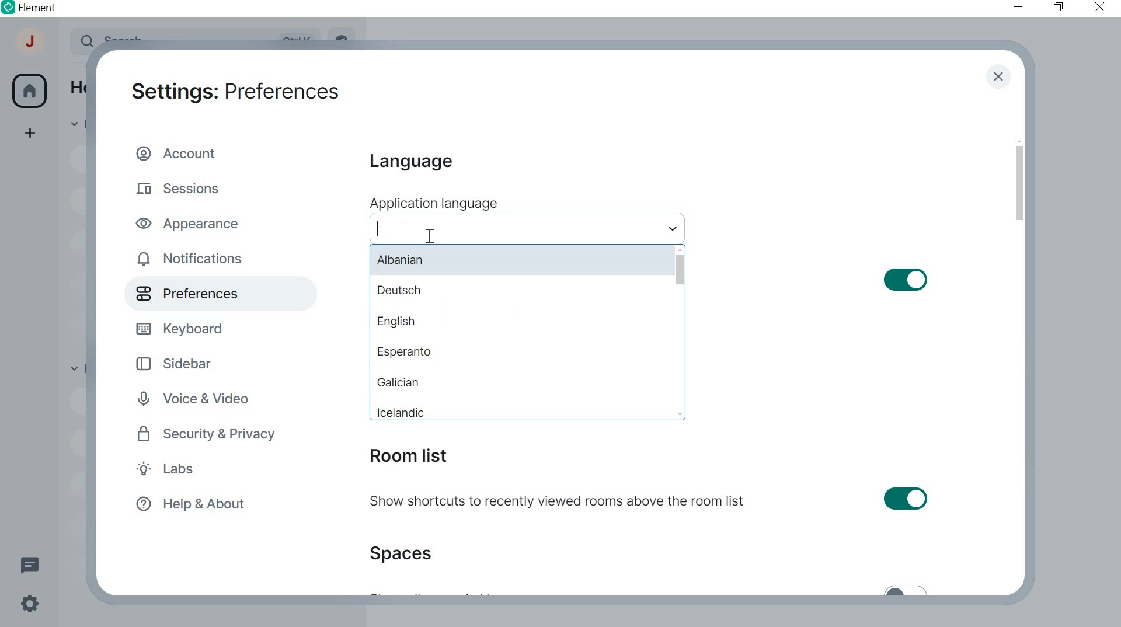 The height and width of the screenshot is (627, 1121). Describe the element at coordinates (521, 408) in the screenshot. I see `ICELANDC` at that location.